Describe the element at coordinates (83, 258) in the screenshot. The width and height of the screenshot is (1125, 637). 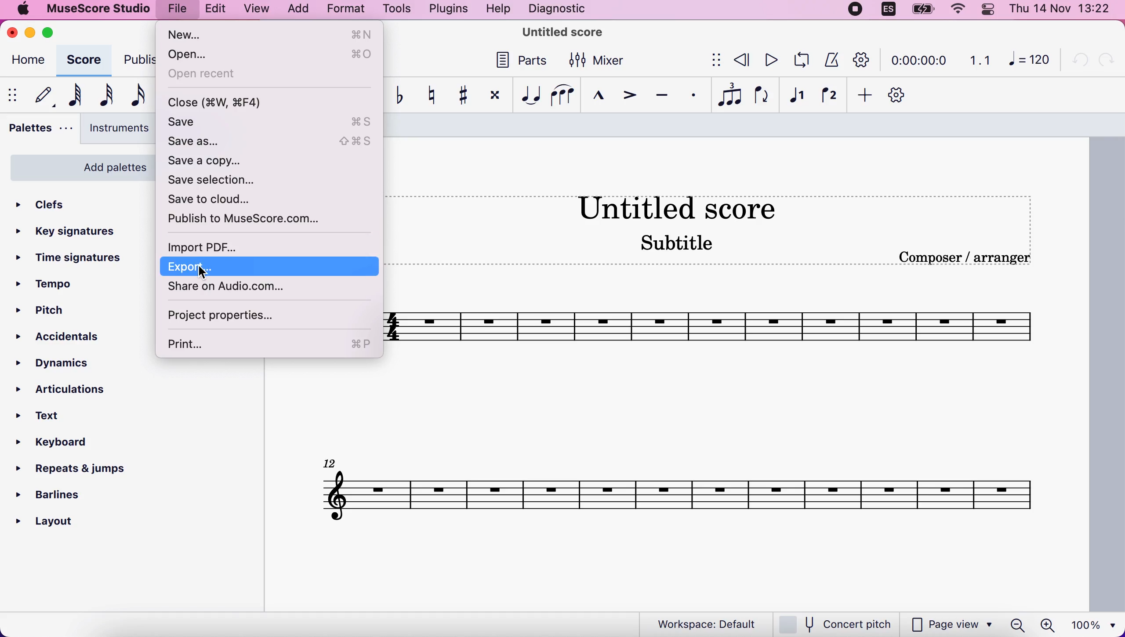
I see `time signatures` at that location.